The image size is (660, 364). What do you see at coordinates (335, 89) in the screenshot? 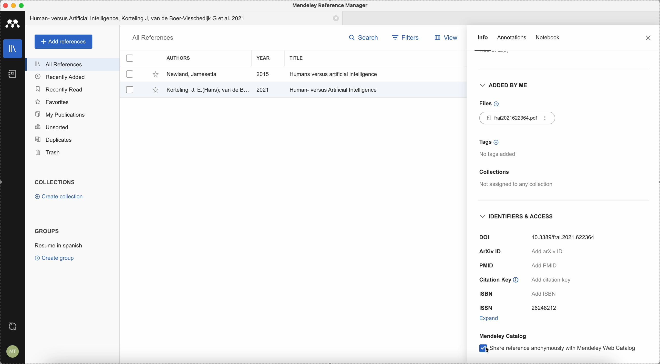
I see `Human-versus Artificial Intelligence` at bounding box center [335, 89].